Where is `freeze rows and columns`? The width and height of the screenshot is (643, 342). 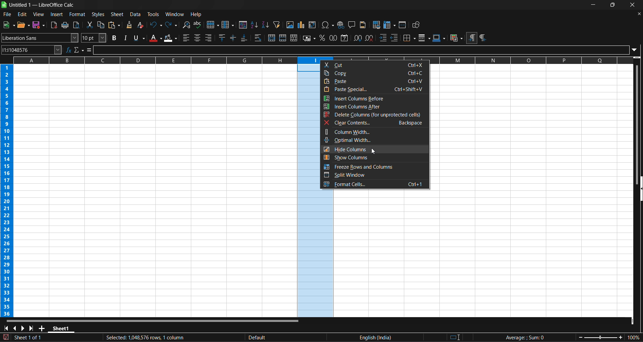
freeze rows and columns is located at coordinates (390, 24).